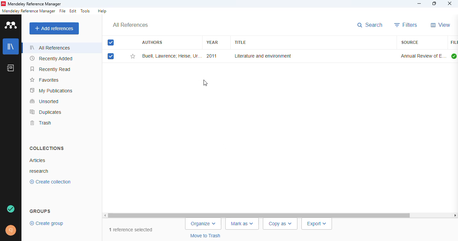 Image resolution: width=458 pixels, height=241 pixels. Describe the element at coordinates (204, 224) in the screenshot. I see `organize` at that location.